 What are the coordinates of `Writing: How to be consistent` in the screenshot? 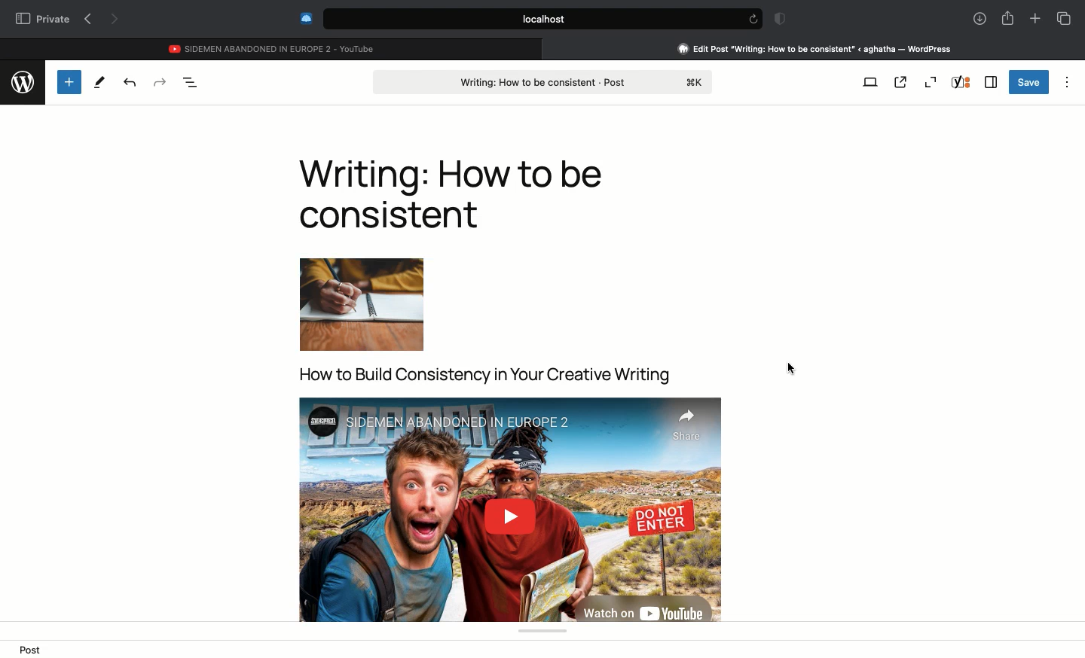 It's located at (455, 193).